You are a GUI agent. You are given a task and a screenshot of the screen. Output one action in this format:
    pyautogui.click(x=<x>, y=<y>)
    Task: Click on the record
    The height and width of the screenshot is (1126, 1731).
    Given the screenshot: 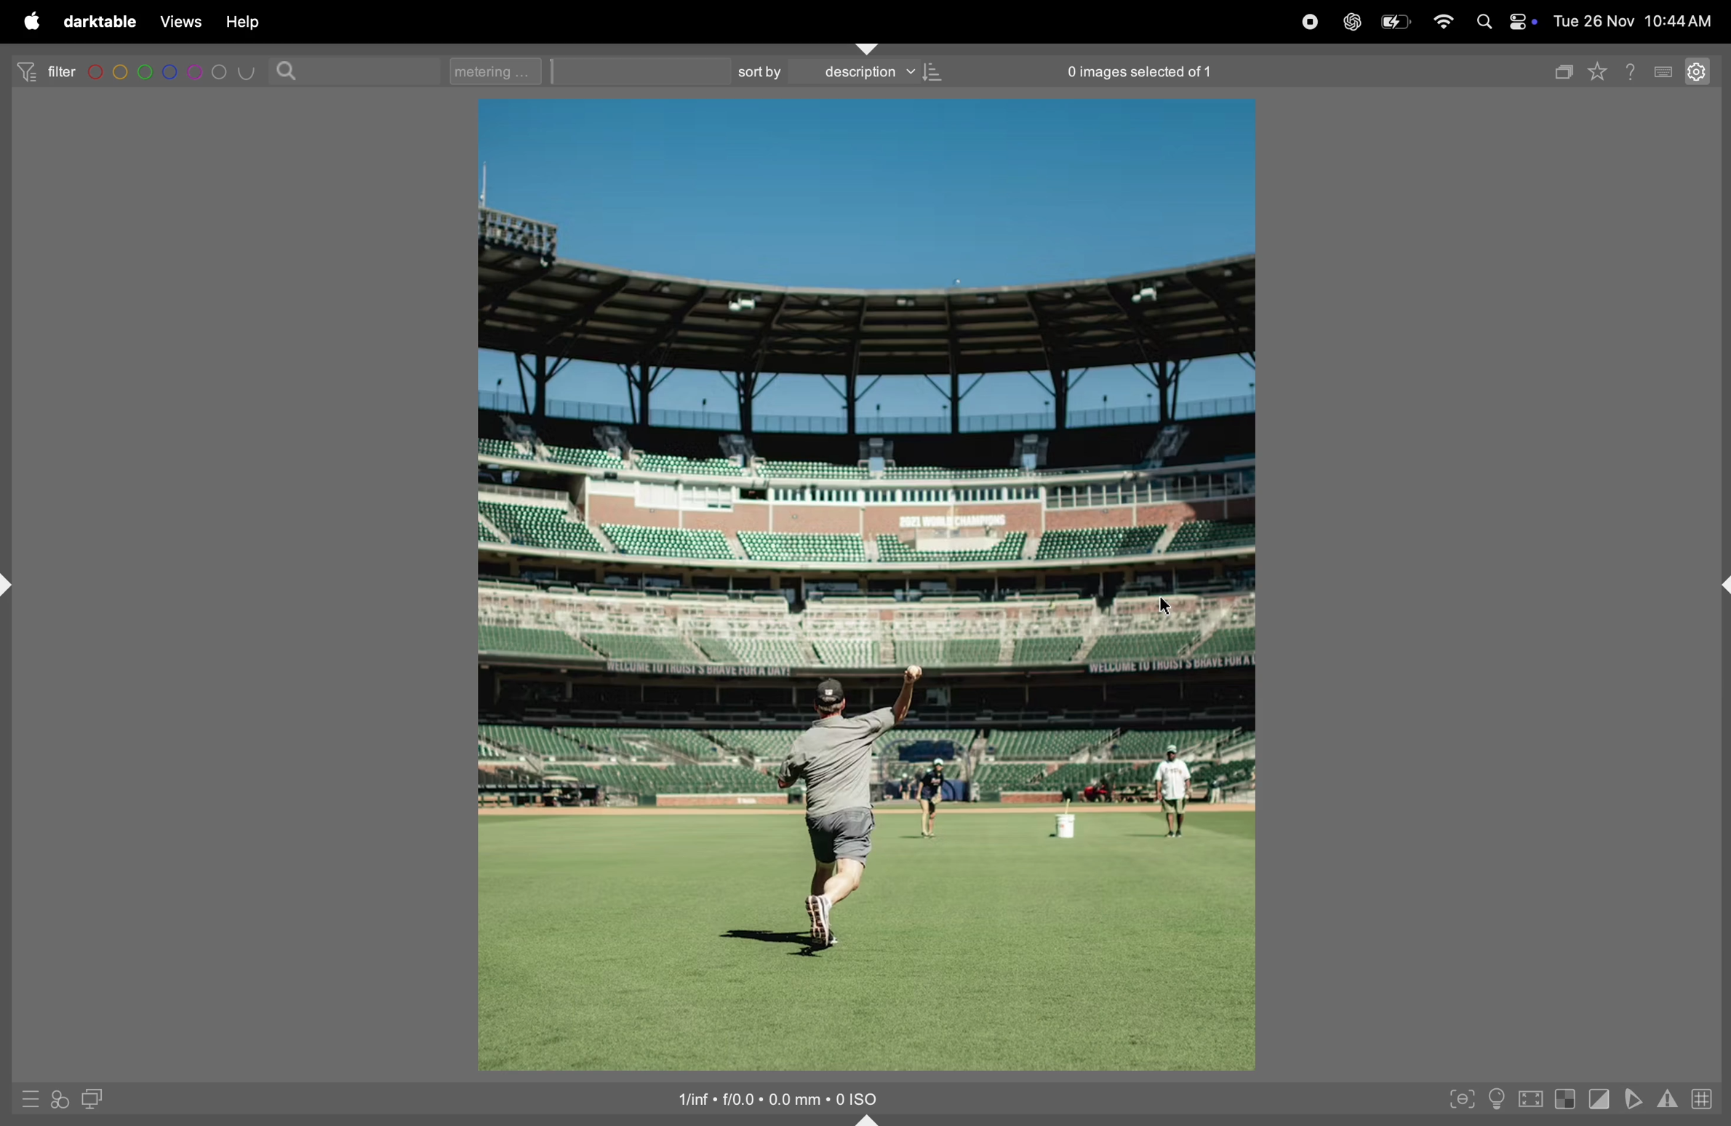 What is the action you would take?
    pyautogui.click(x=1303, y=22)
    